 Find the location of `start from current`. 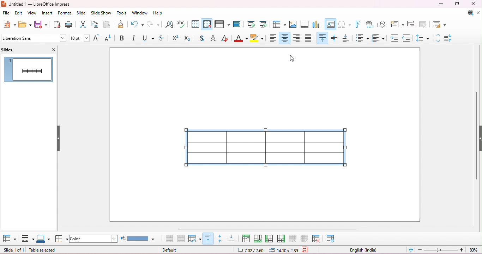

start from current is located at coordinates (264, 24).